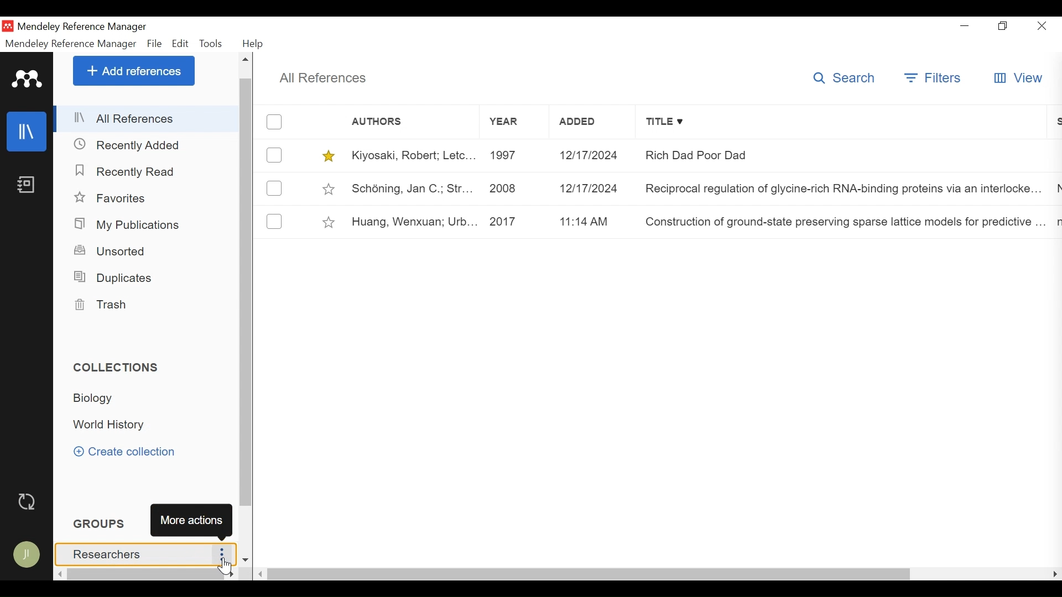 Image resolution: width=1062 pixels, height=597 pixels. What do you see at coordinates (111, 425) in the screenshot?
I see `World History` at bounding box center [111, 425].